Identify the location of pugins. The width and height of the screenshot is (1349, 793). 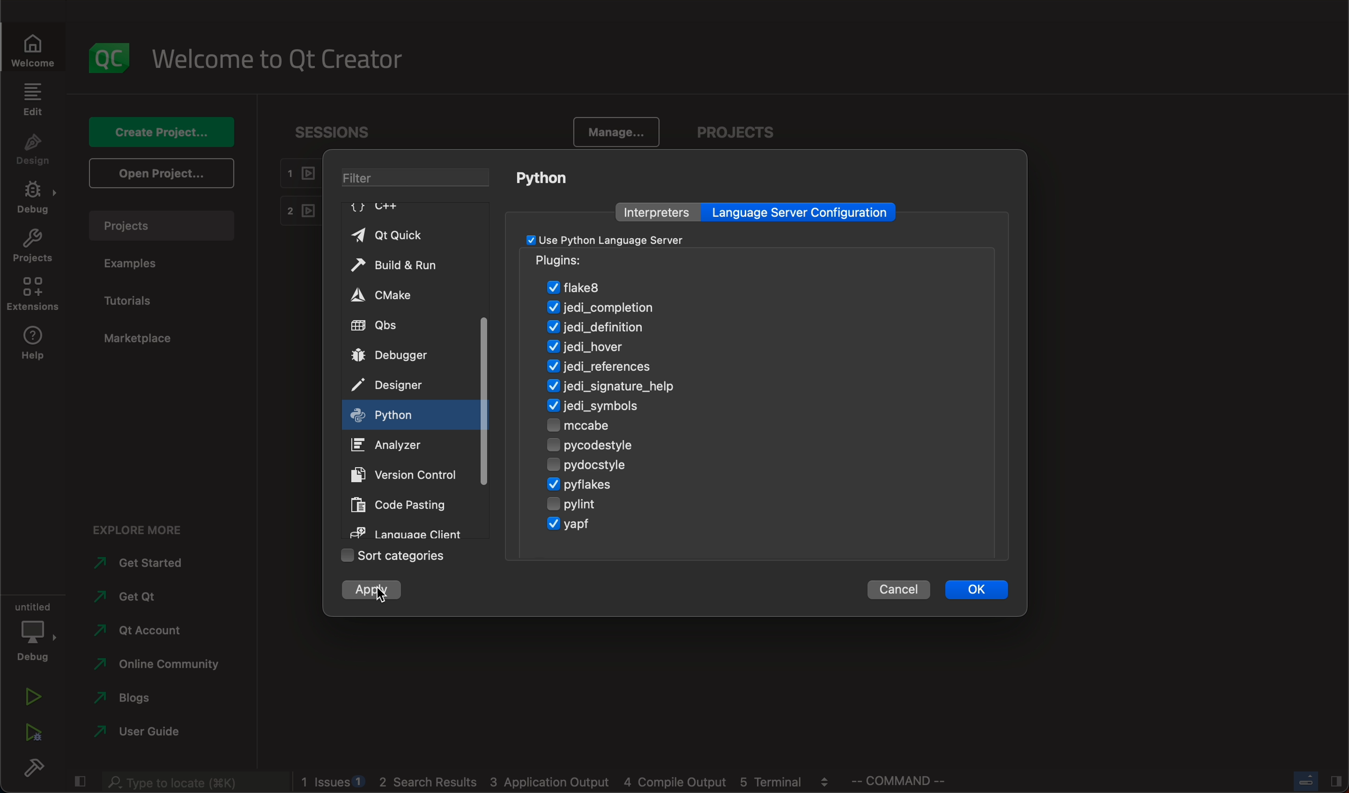
(558, 262).